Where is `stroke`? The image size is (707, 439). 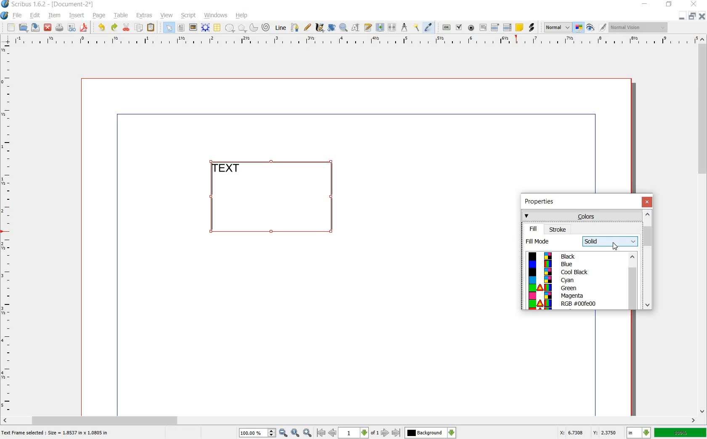 stroke is located at coordinates (558, 229).